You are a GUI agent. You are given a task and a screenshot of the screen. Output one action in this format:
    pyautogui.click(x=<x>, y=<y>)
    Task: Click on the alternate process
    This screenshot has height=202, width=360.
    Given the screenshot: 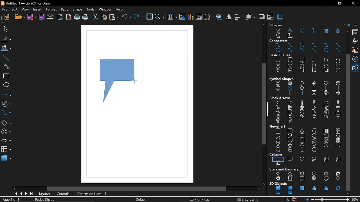 What is the action you would take?
    pyautogui.click(x=289, y=130)
    